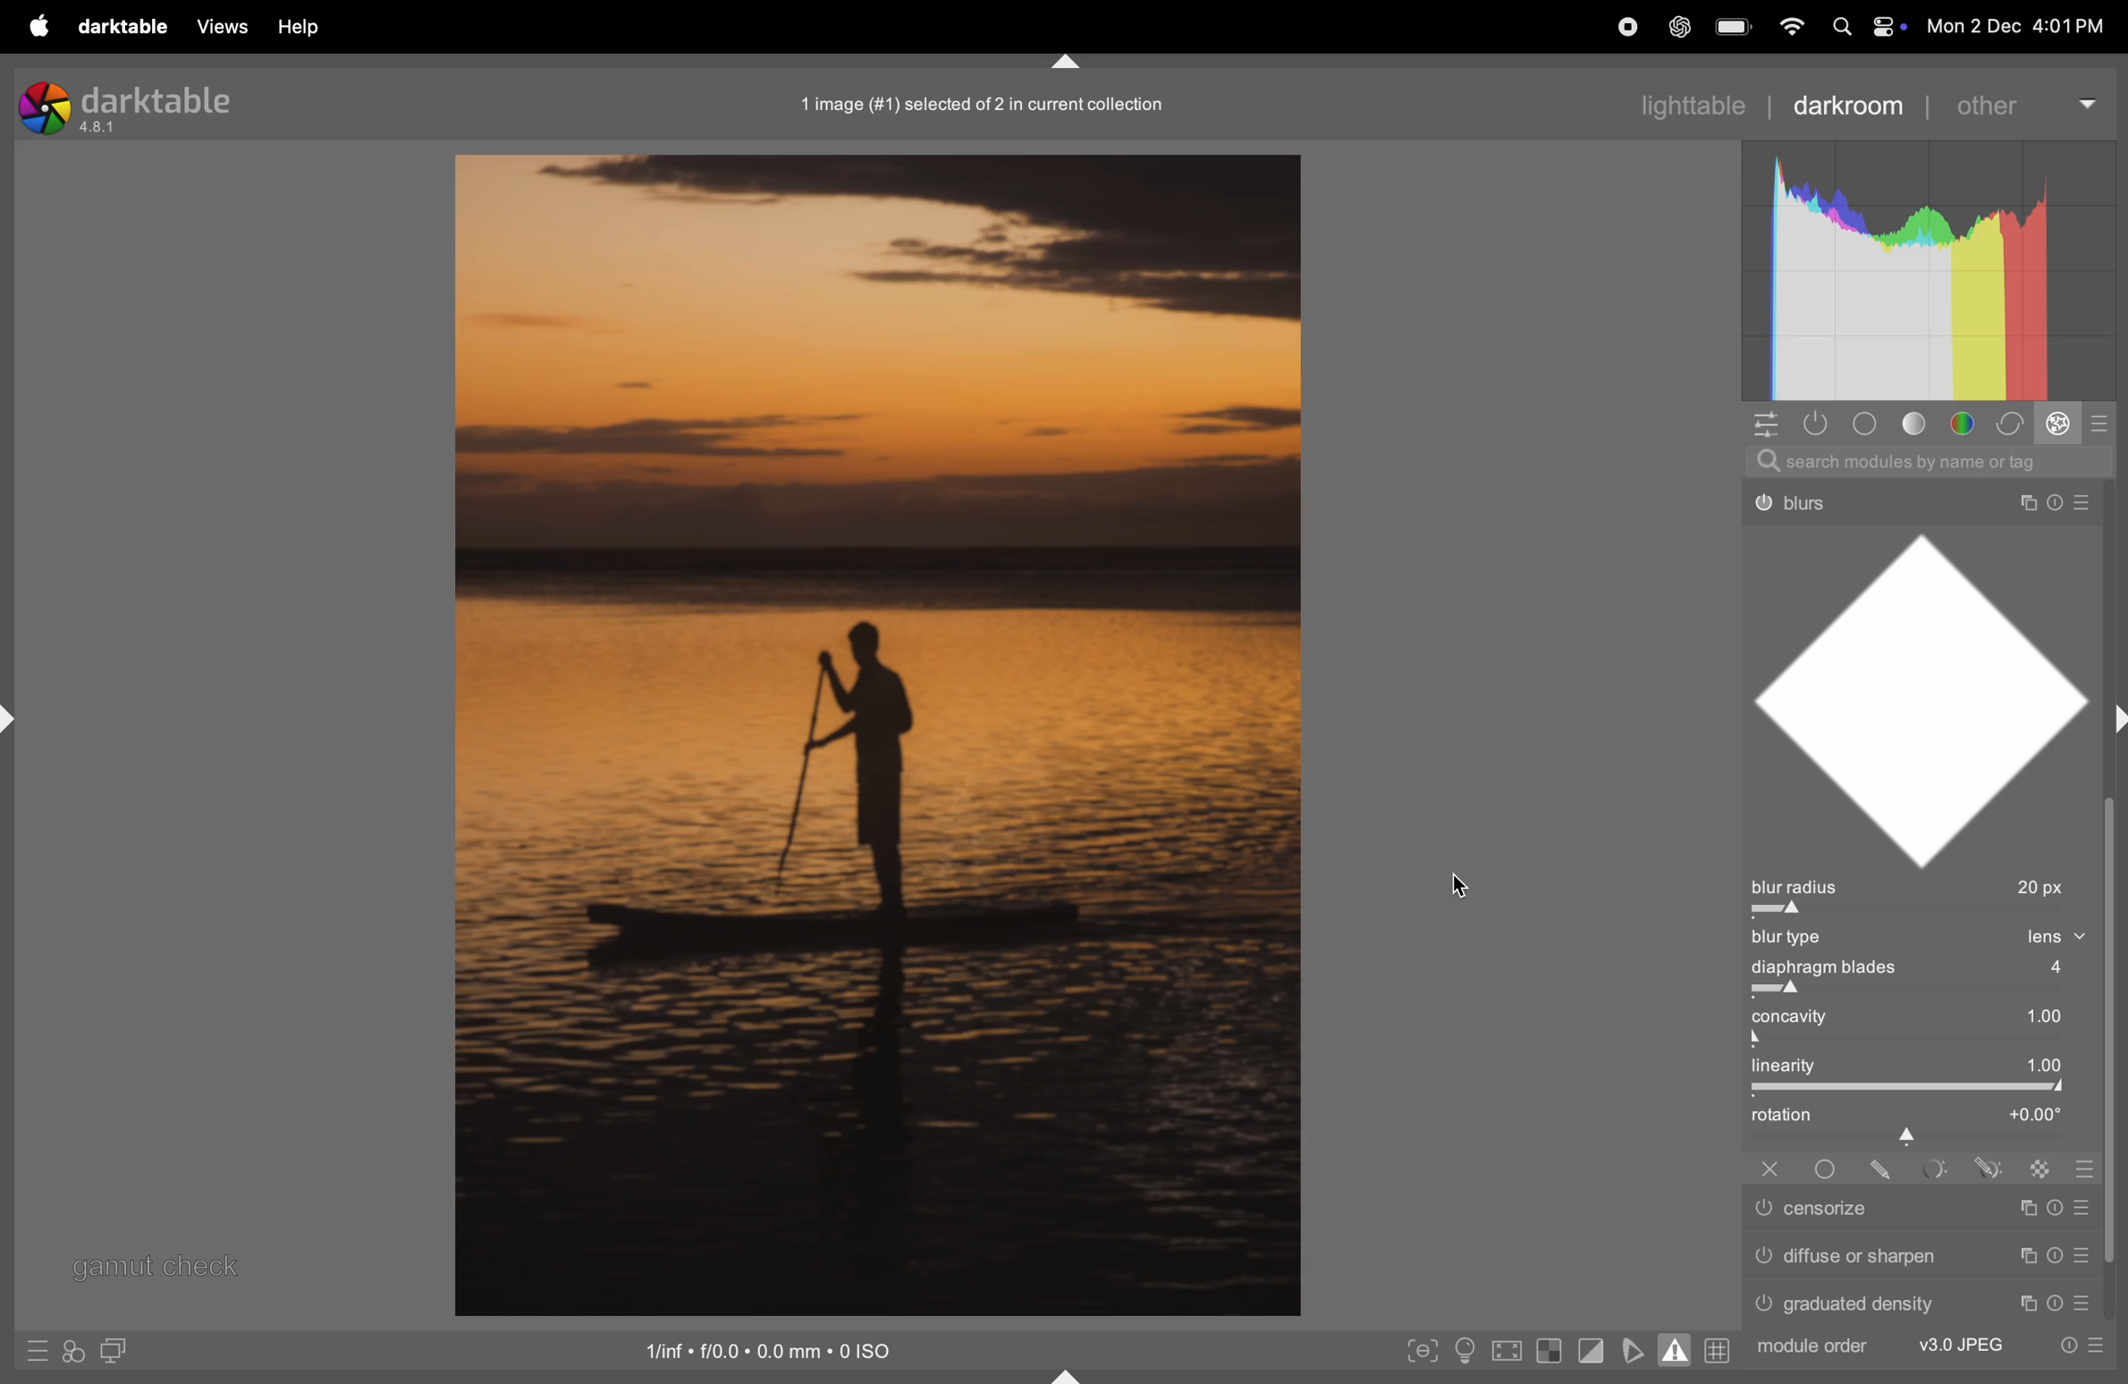 Image resolution: width=2128 pixels, height=1384 pixels. I want to click on apple widgets, so click(1863, 26).